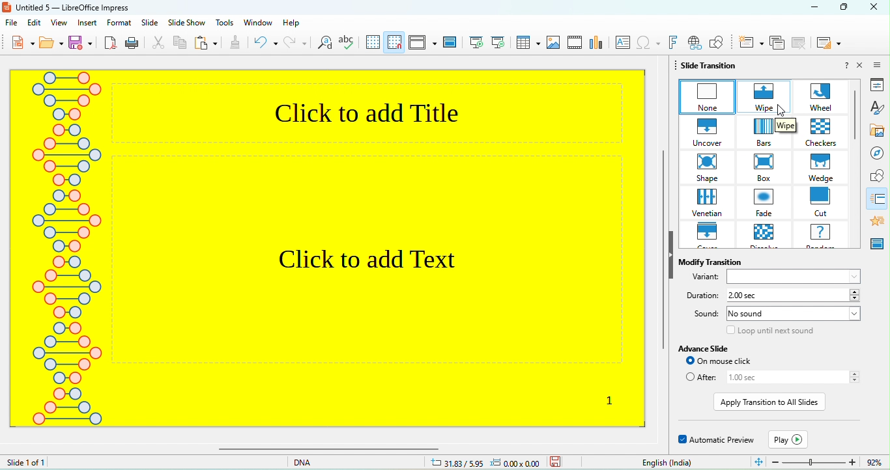 Image resolution: width=890 pixels, height=470 pixels. What do you see at coordinates (708, 348) in the screenshot?
I see `advanced slide` at bounding box center [708, 348].